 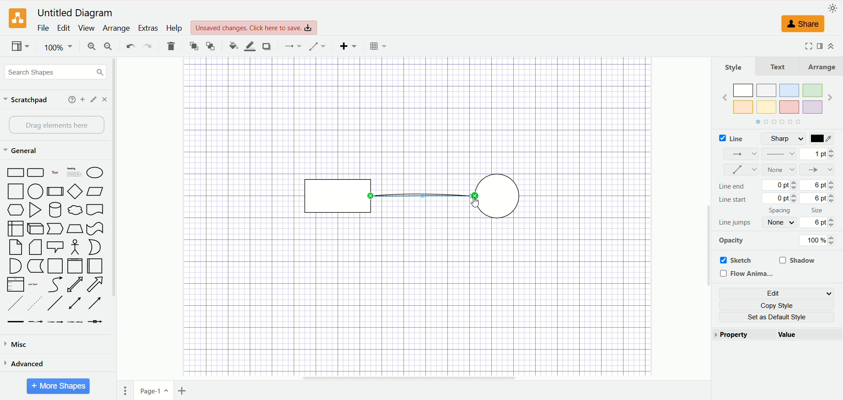 I want to click on value, so click(x=810, y=334).